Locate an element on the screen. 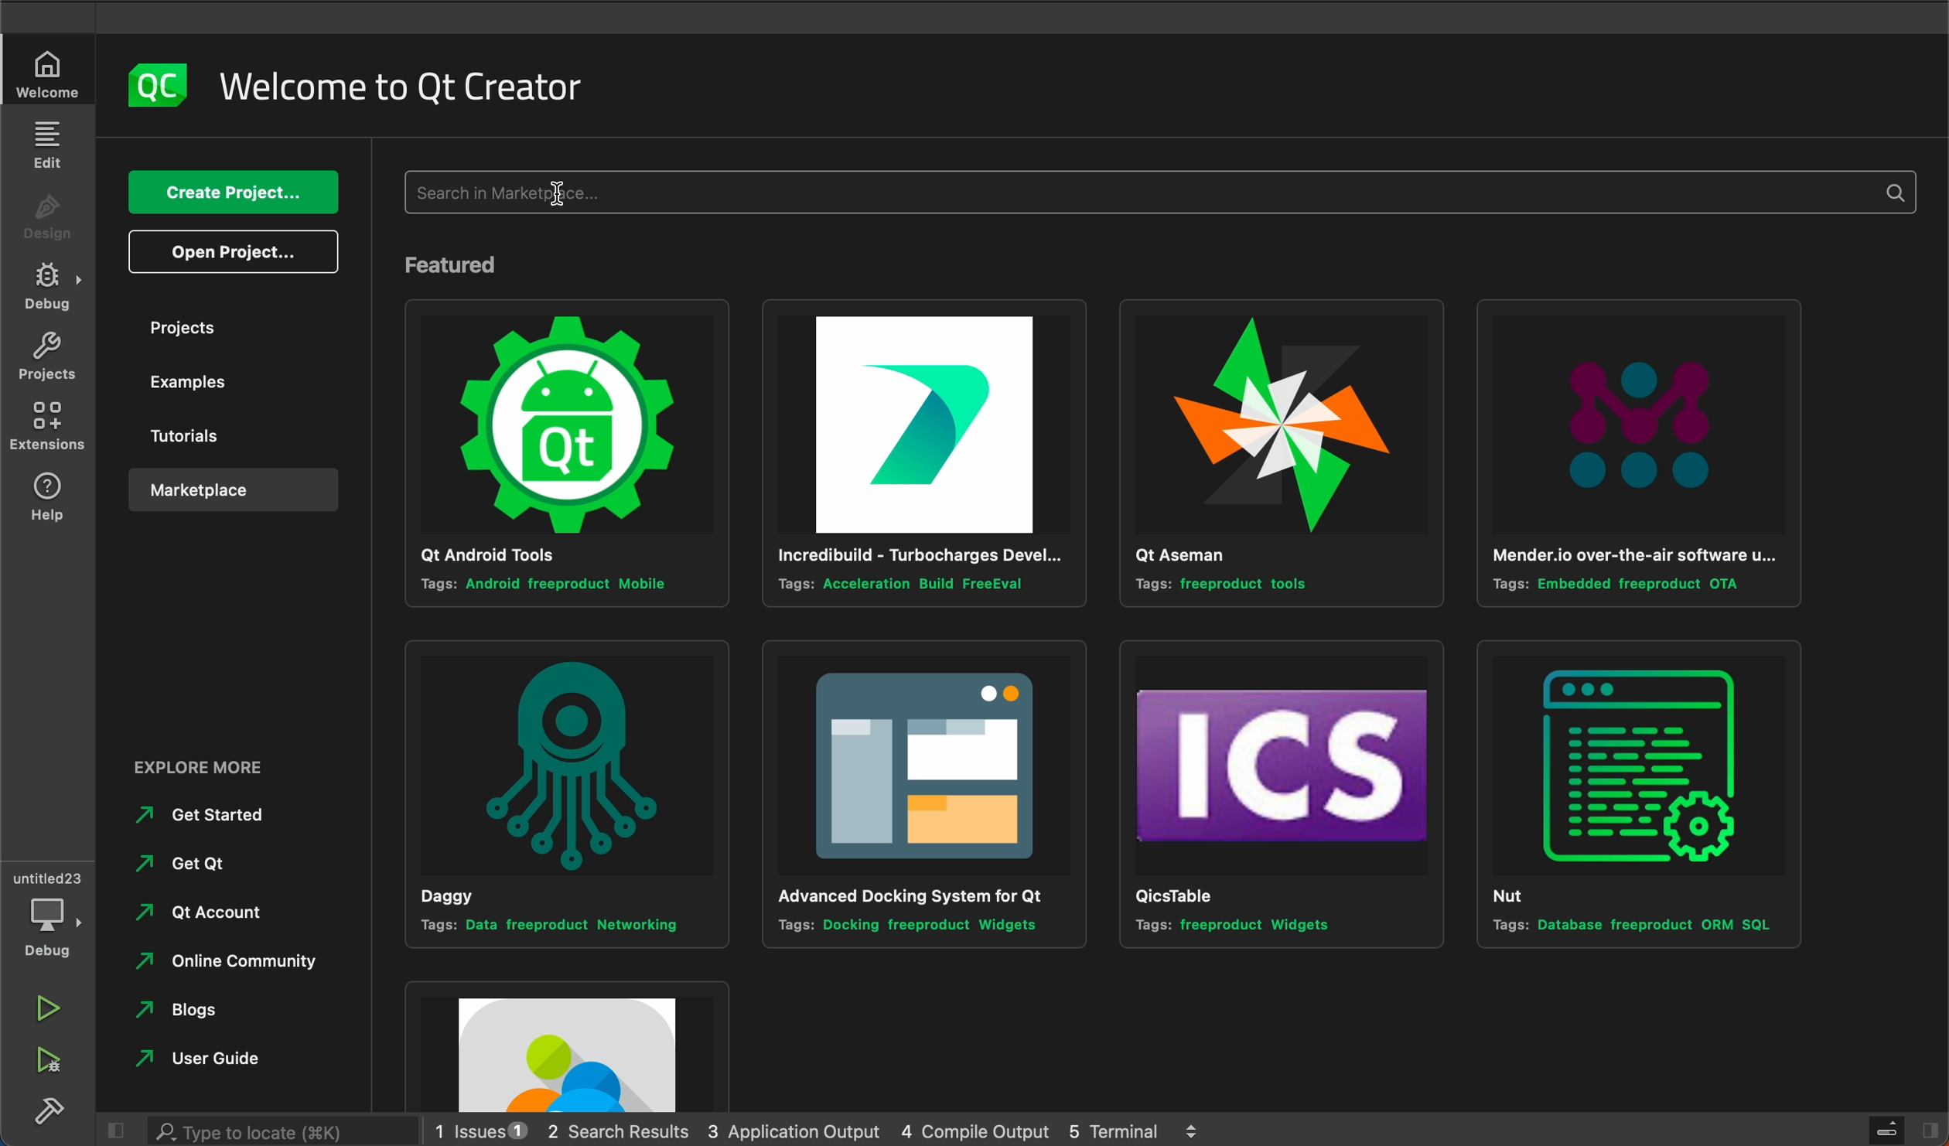   is located at coordinates (223, 1058).